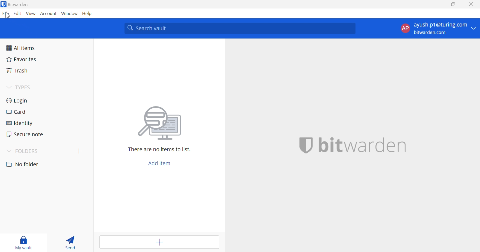 This screenshot has height=252, width=480. I want to click on Window, so click(70, 13).